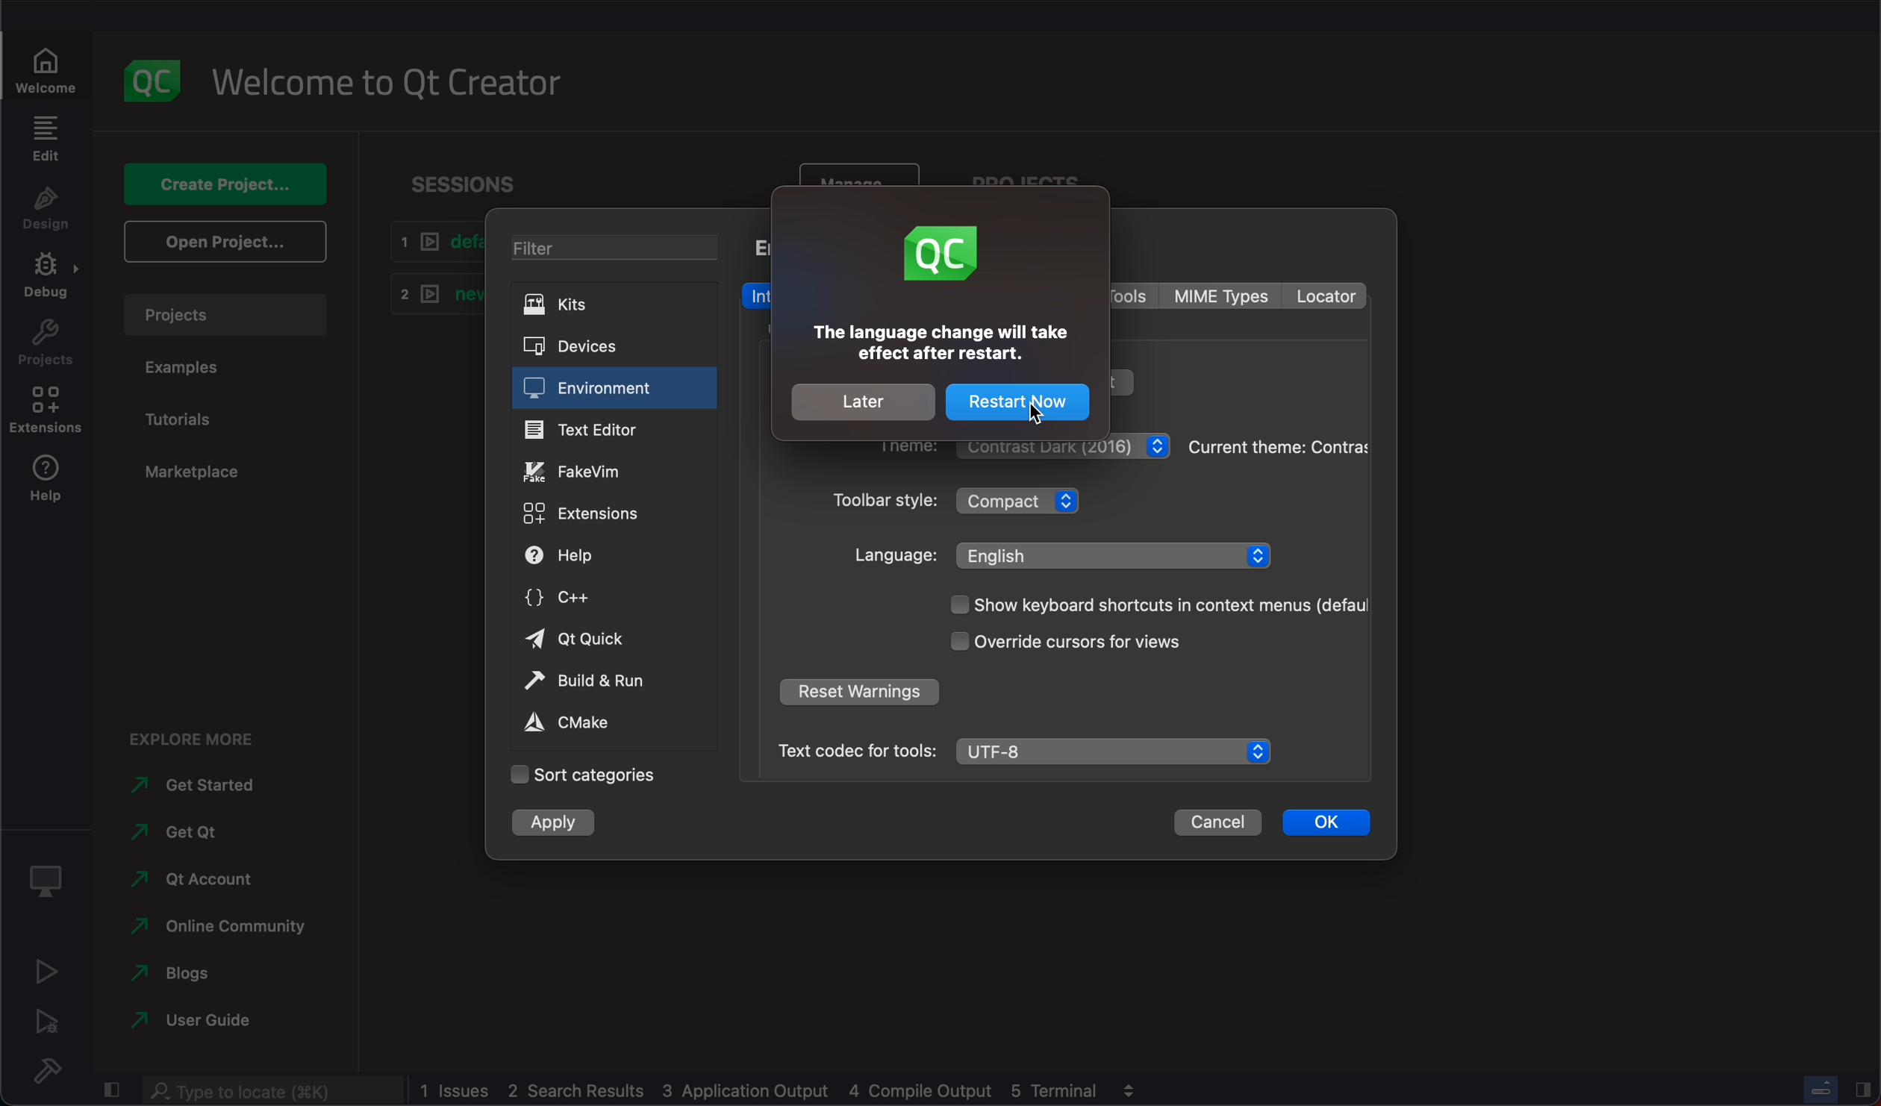  I want to click on debug, so click(47, 278).